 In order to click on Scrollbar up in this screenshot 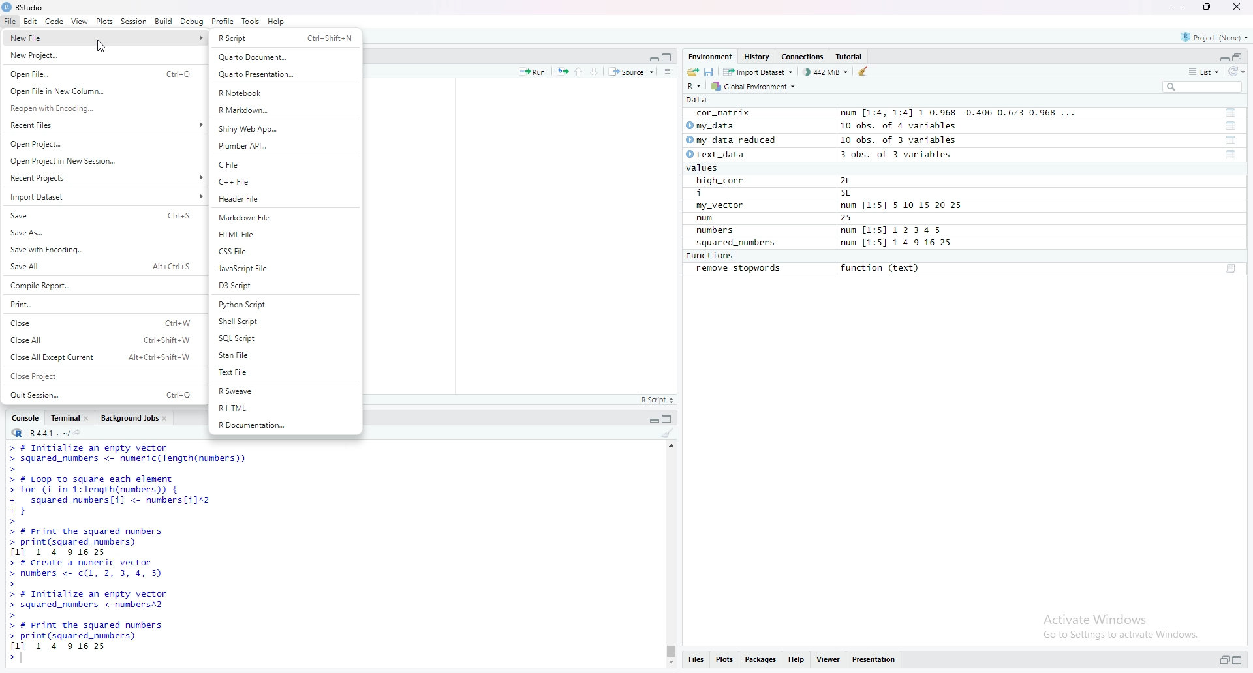, I will do `click(670, 445)`.